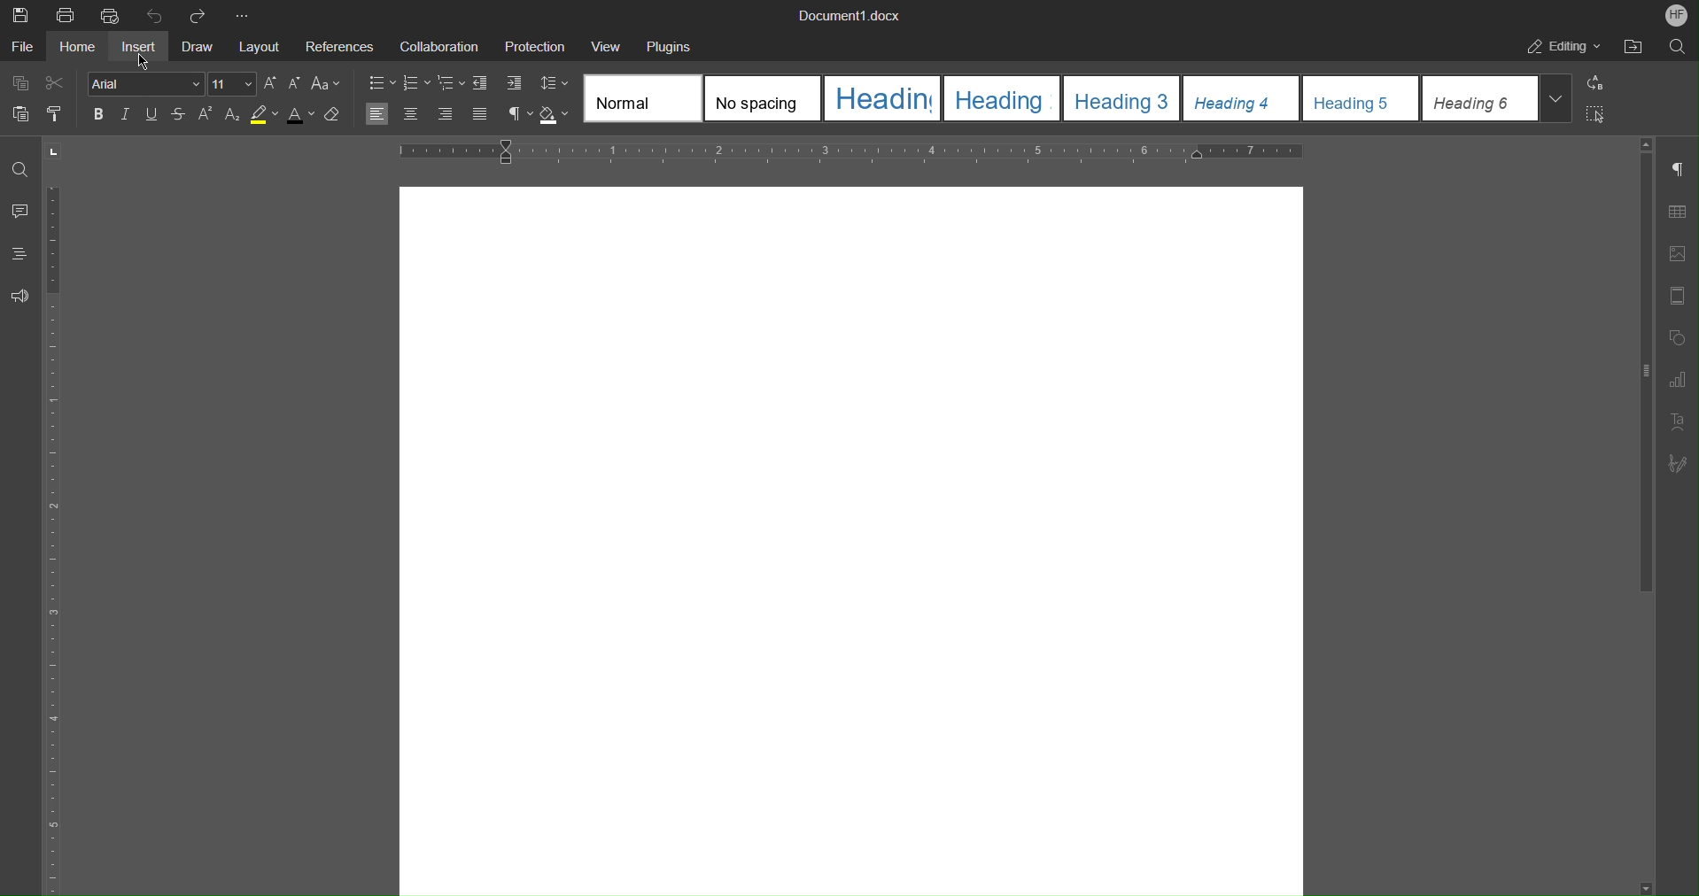  What do you see at coordinates (1126, 100) in the screenshot?
I see `Heading 3` at bounding box center [1126, 100].